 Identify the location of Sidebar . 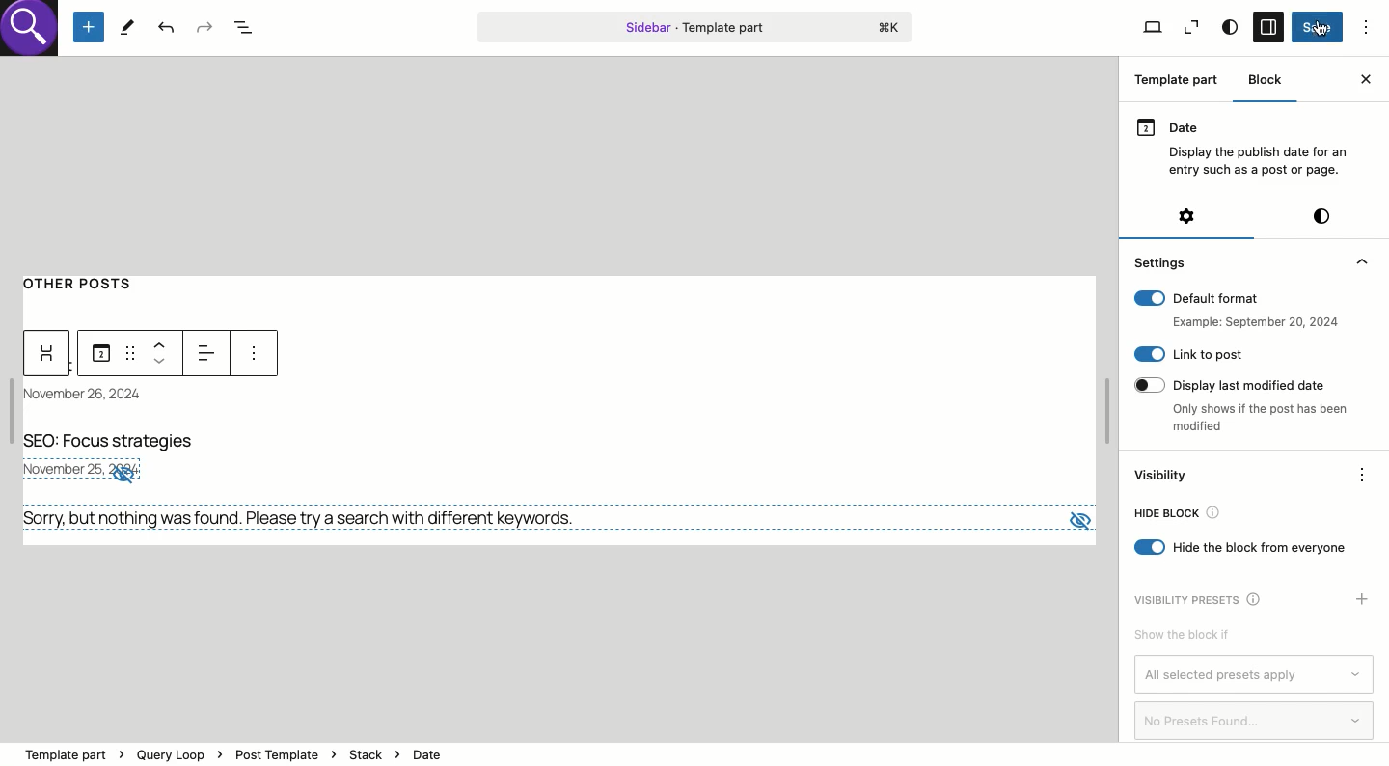
(1267, 28).